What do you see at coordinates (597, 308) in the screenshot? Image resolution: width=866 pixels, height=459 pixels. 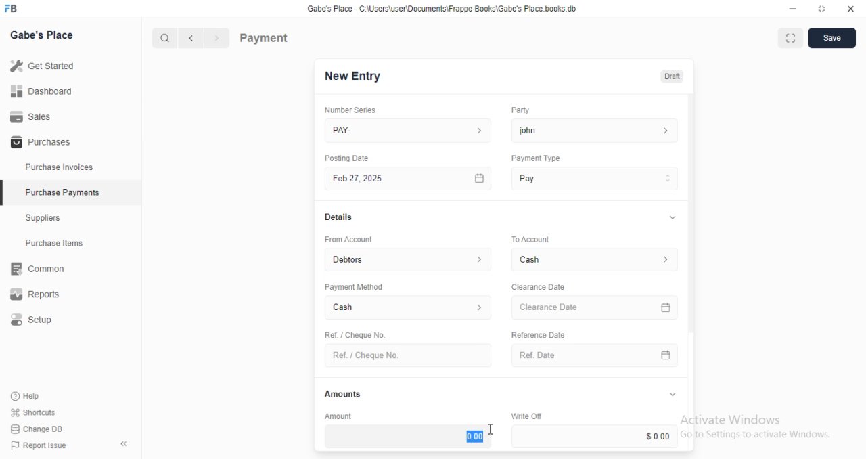 I see `Clearance Date` at bounding box center [597, 308].